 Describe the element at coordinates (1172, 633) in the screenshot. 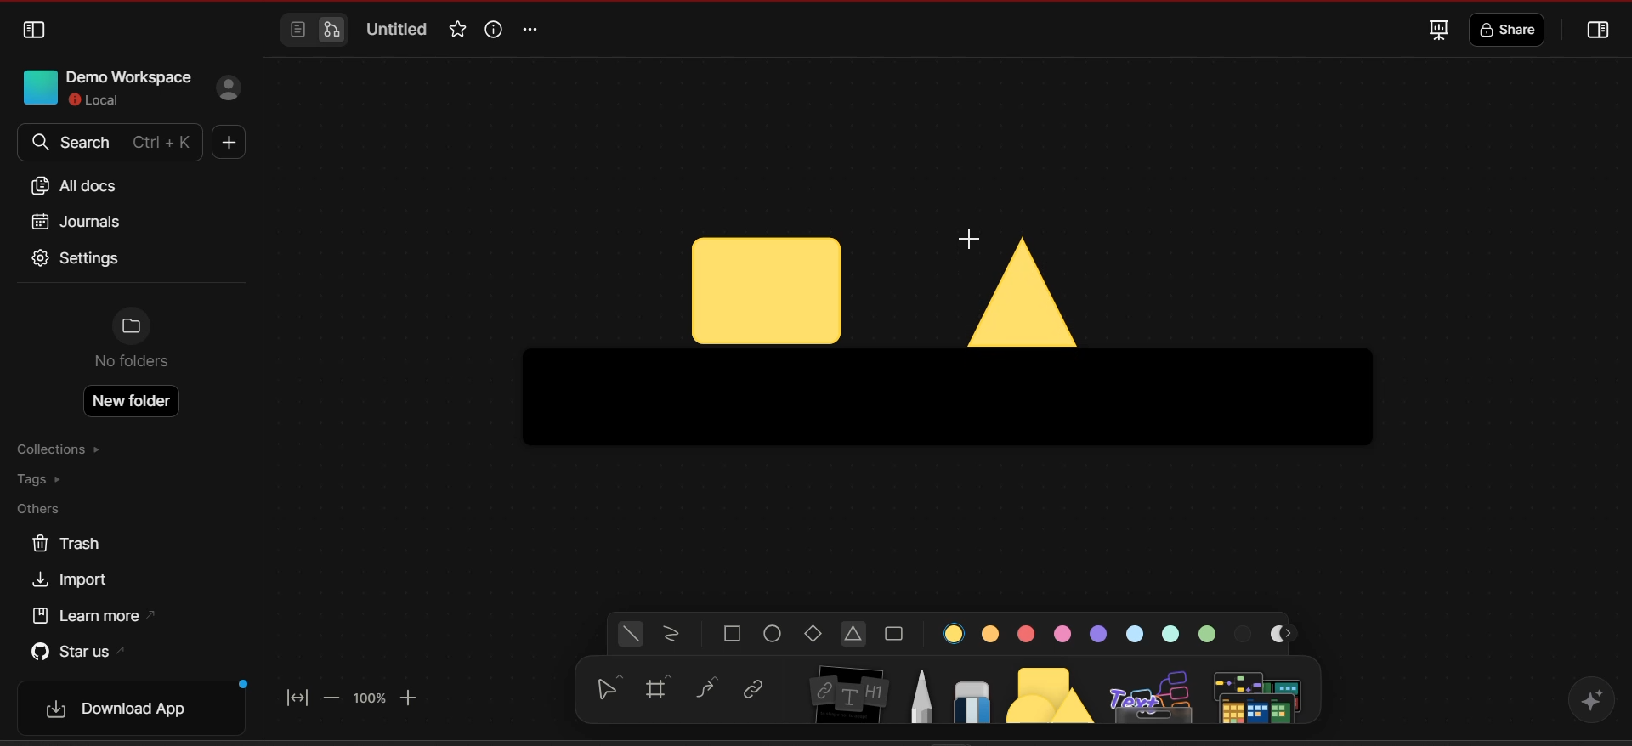

I see `color 7` at that location.